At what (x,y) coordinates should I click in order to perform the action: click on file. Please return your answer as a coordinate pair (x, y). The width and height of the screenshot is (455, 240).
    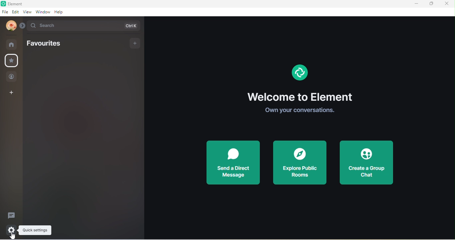
    Looking at the image, I should click on (5, 12).